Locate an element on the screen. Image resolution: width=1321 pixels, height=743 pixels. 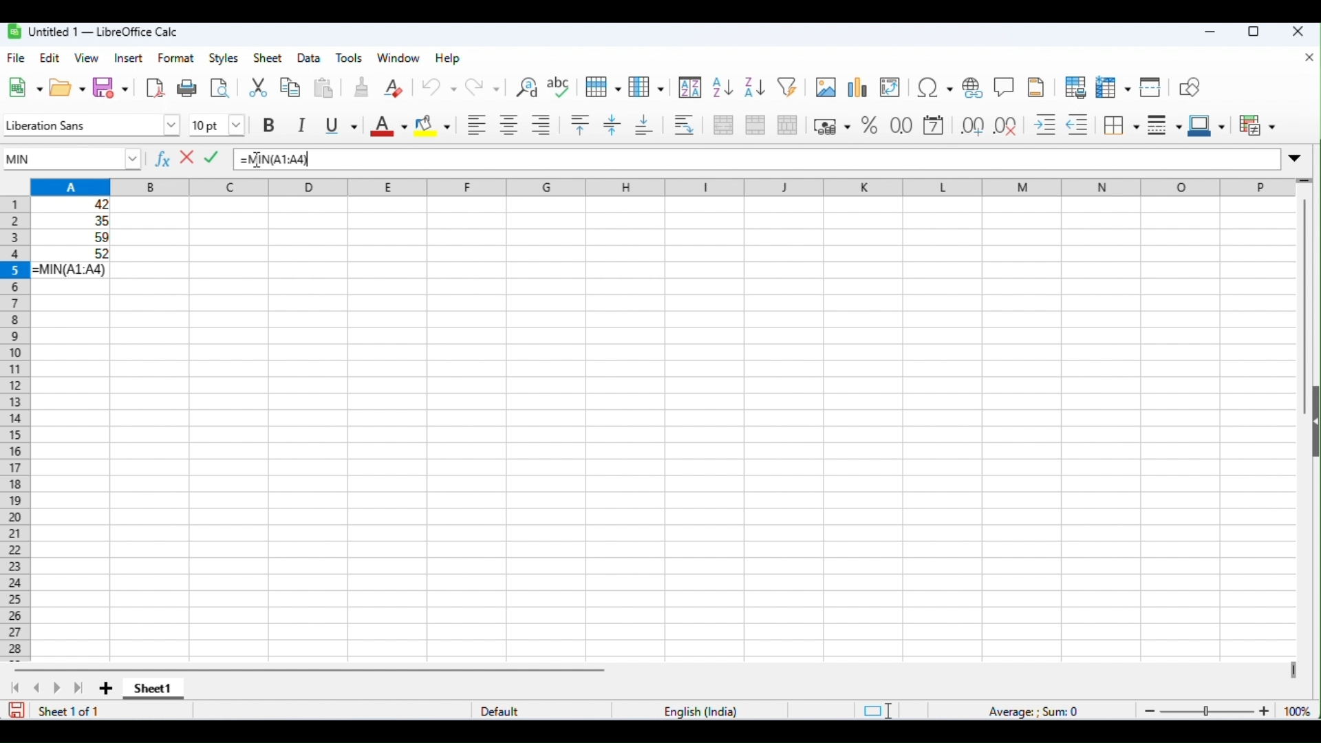
align center is located at coordinates (508, 125).